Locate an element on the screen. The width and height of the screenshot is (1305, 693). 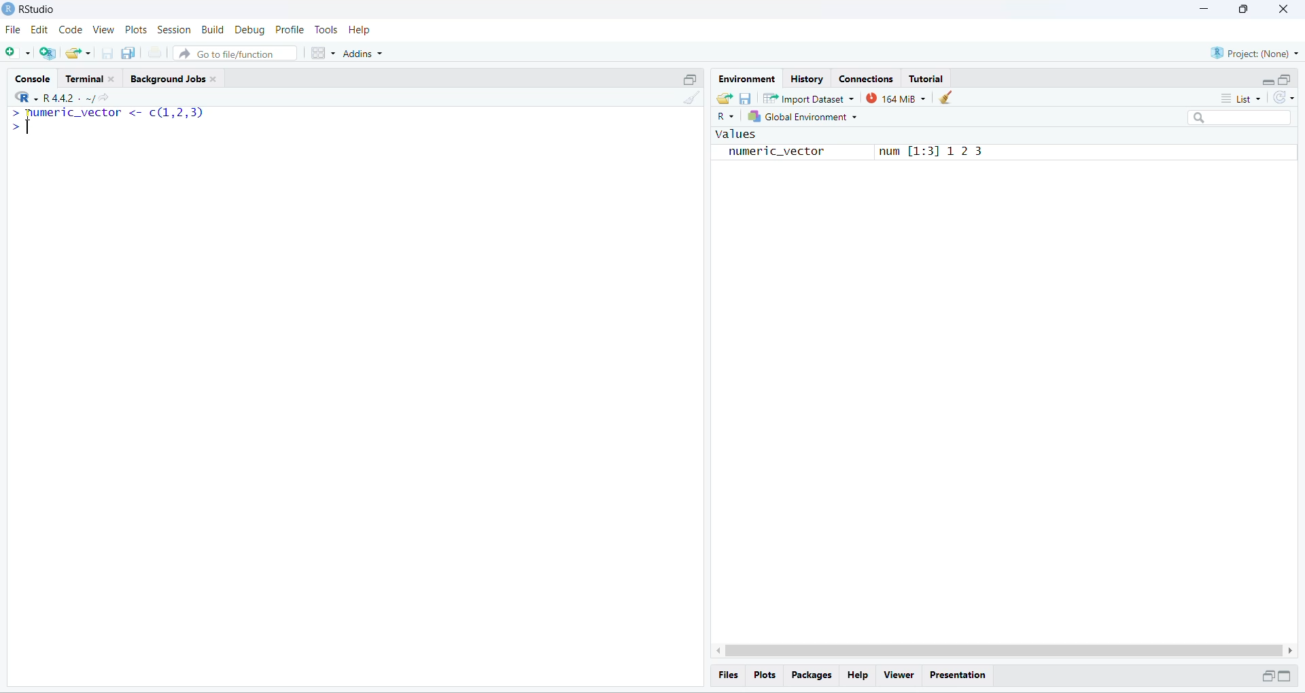
maximize is located at coordinates (690, 79).